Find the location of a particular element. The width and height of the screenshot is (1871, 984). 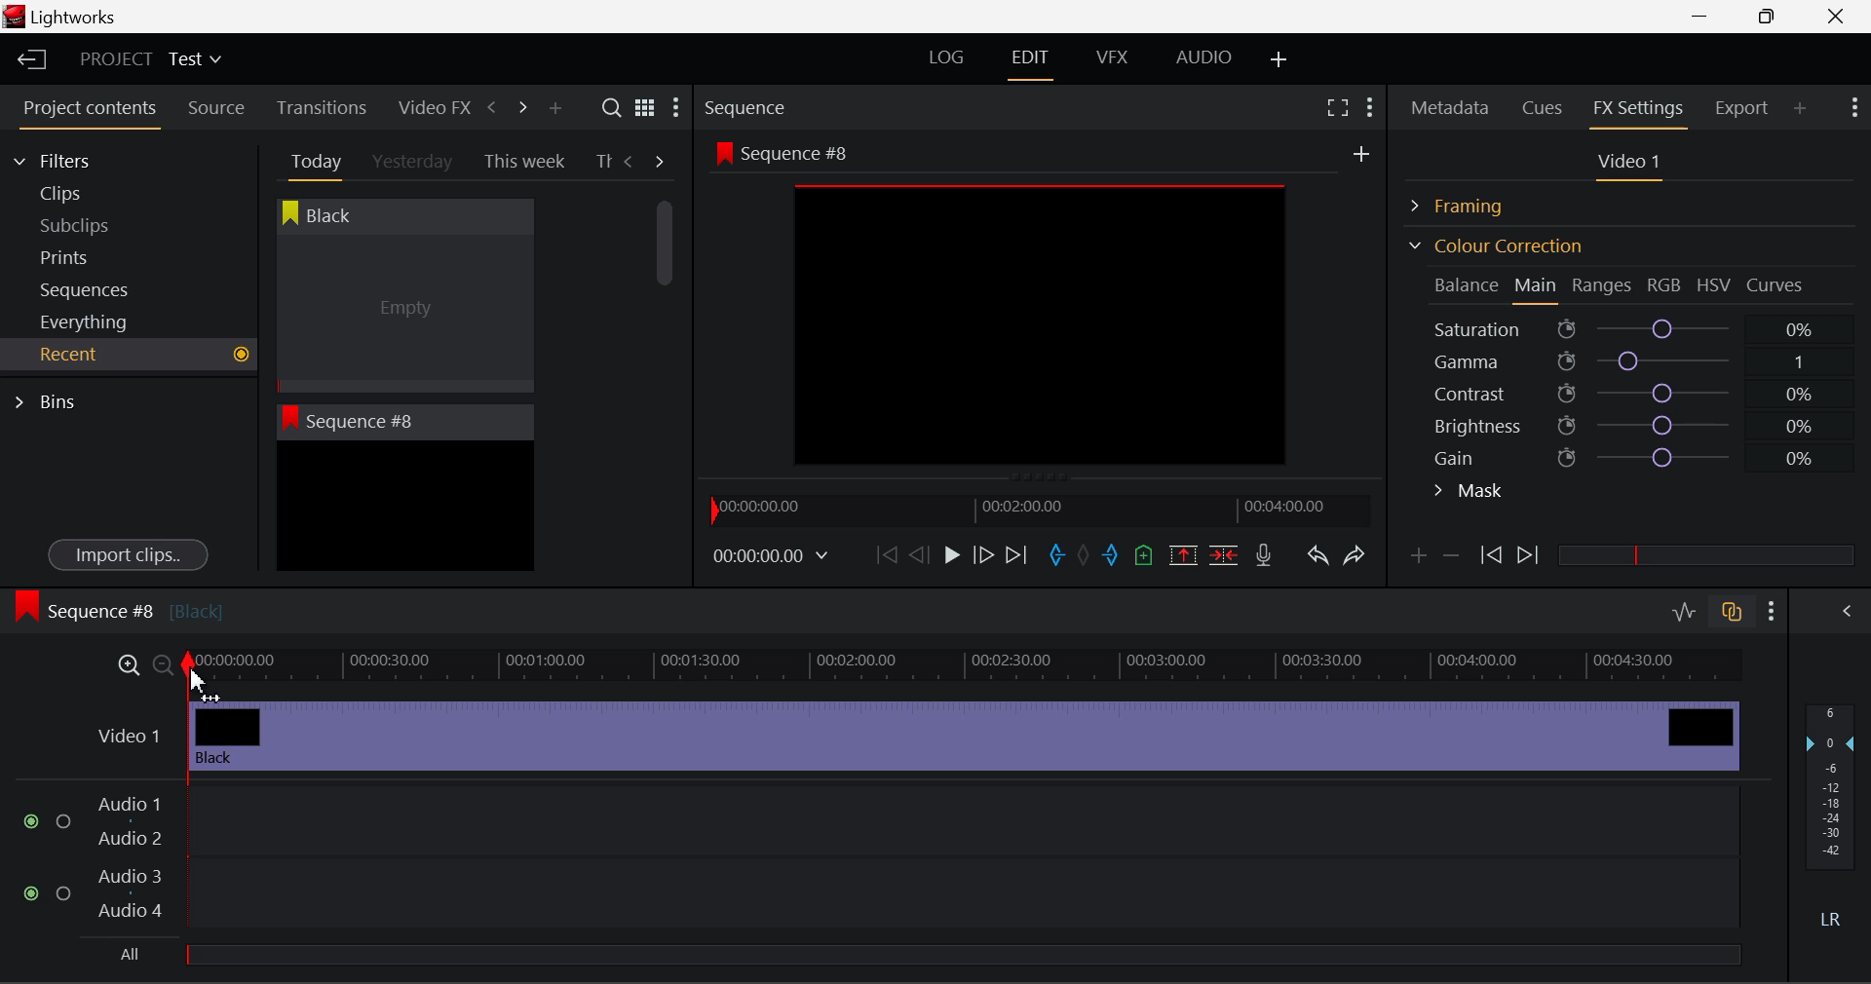

Frame Time is located at coordinates (772, 557).